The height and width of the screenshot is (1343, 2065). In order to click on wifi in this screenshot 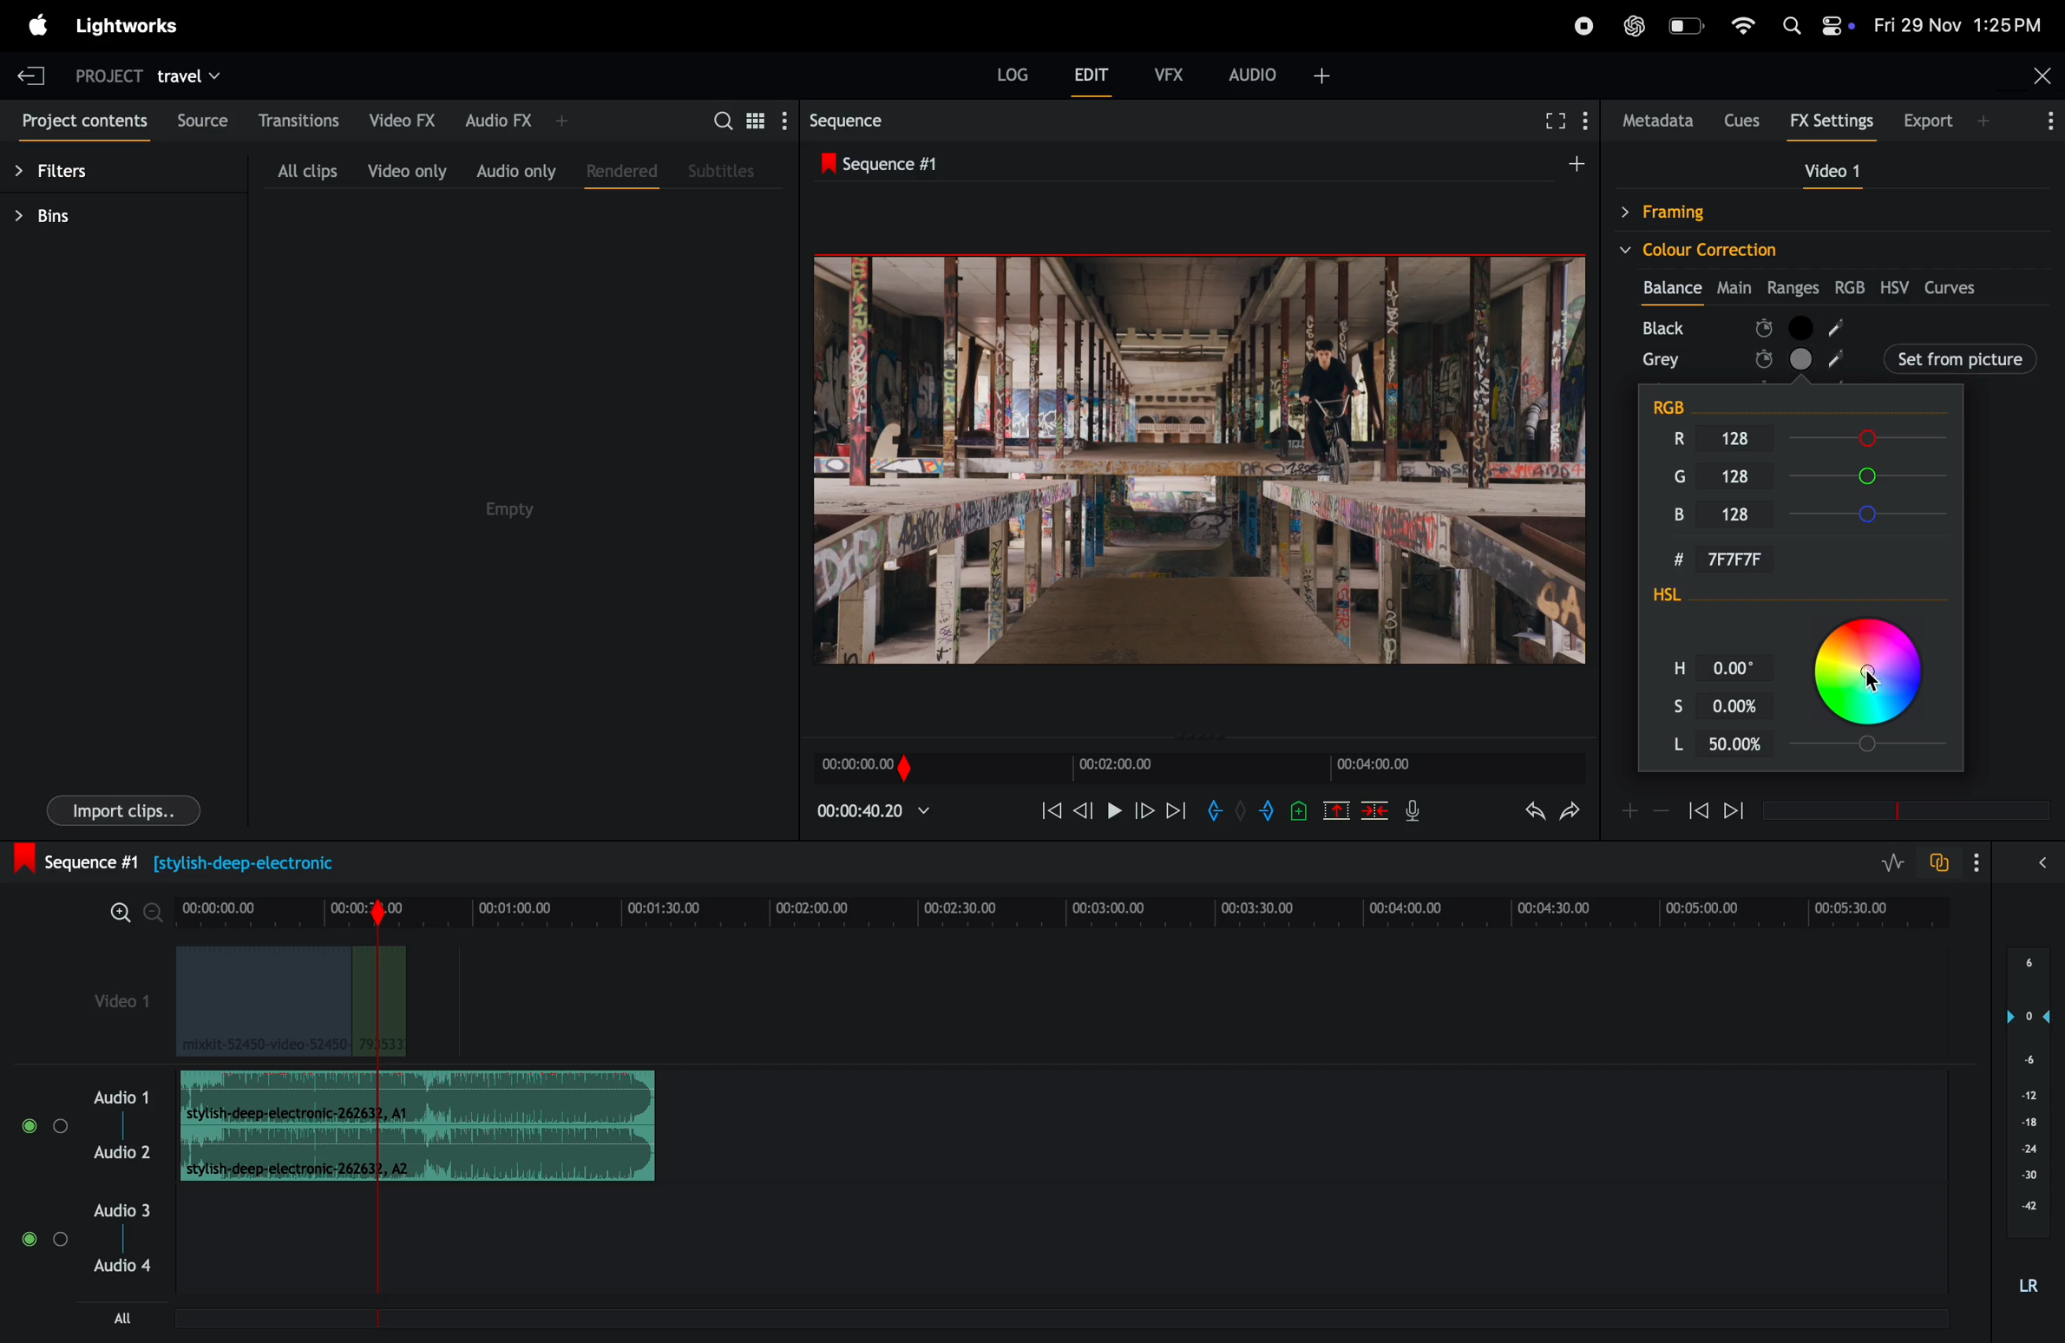, I will do `click(1743, 26)`.